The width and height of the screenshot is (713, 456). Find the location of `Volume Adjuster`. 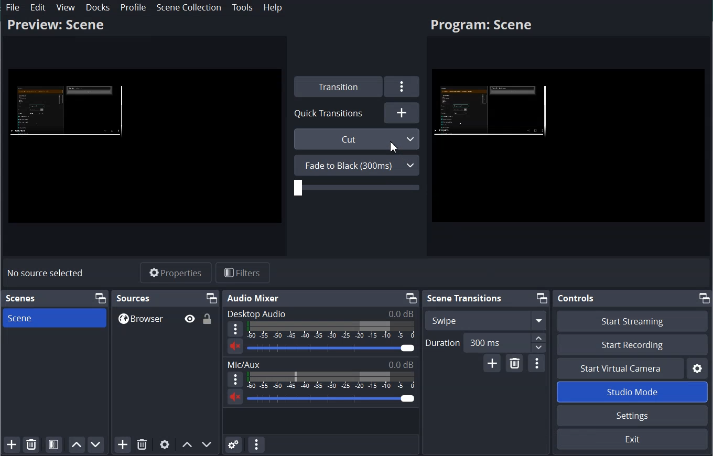

Volume Adjuster is located at coordinates (330, 348).